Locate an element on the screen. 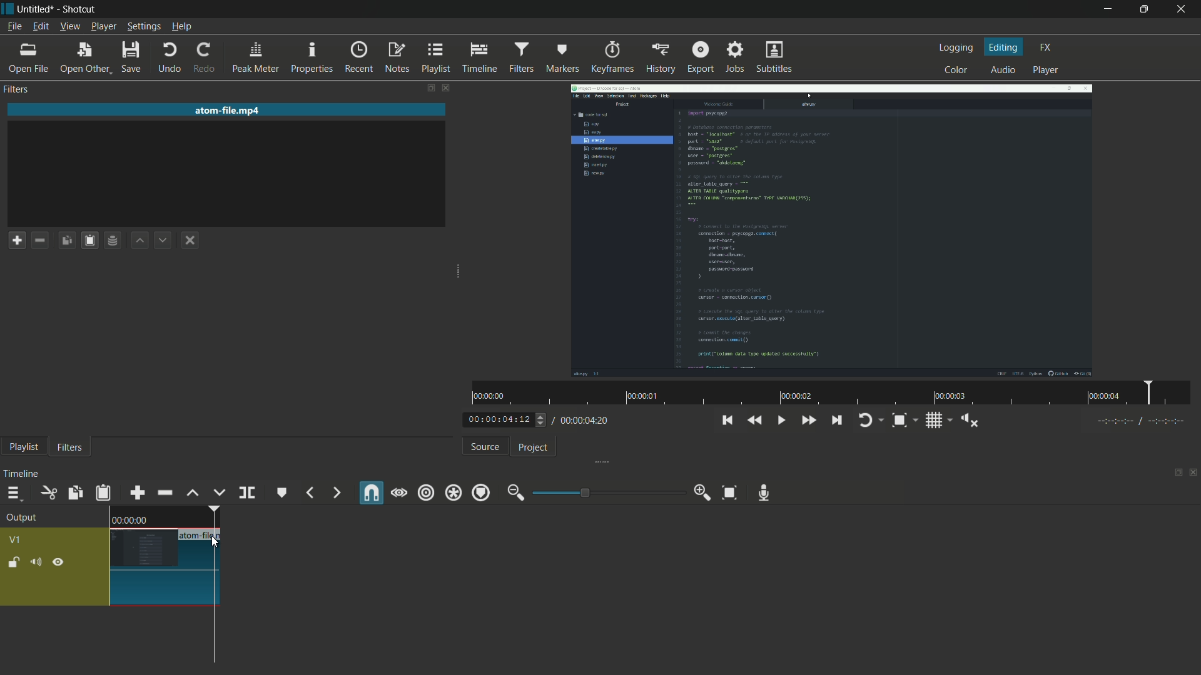 This screenshot has height=675, width=1201. open file is located at coordinates (28, 59).